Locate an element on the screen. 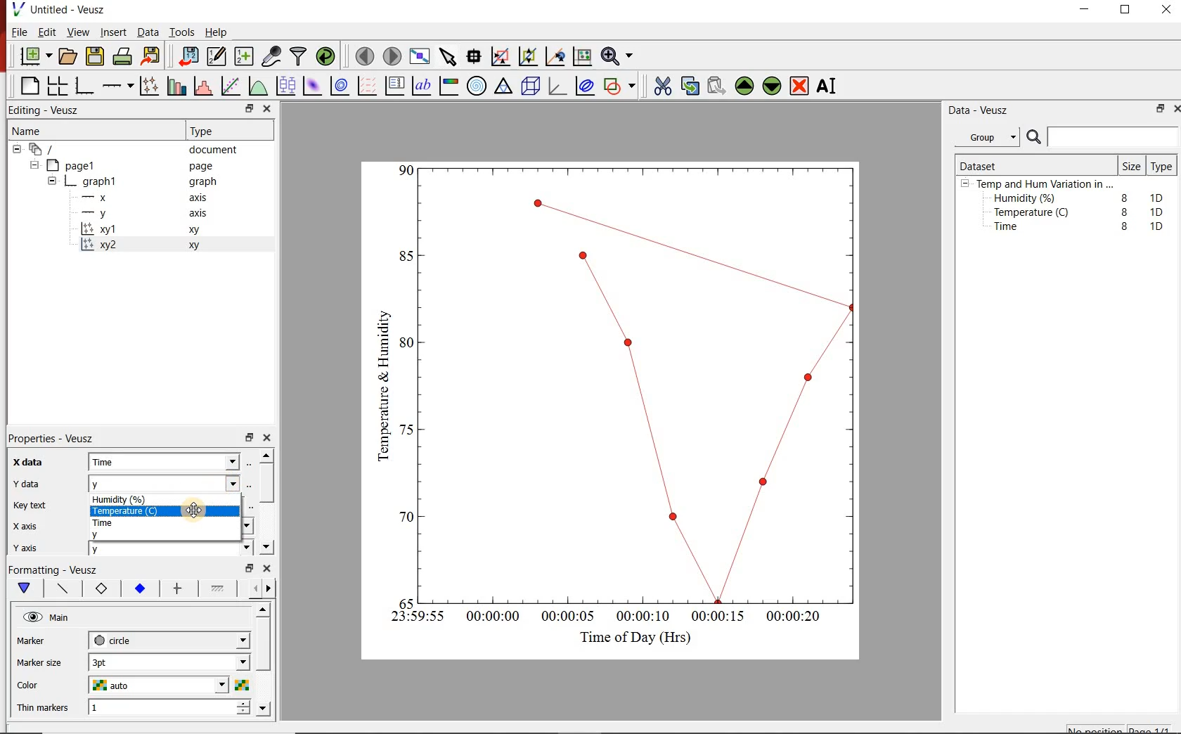  Select using dataset browser is located at coordinates (254, 463).